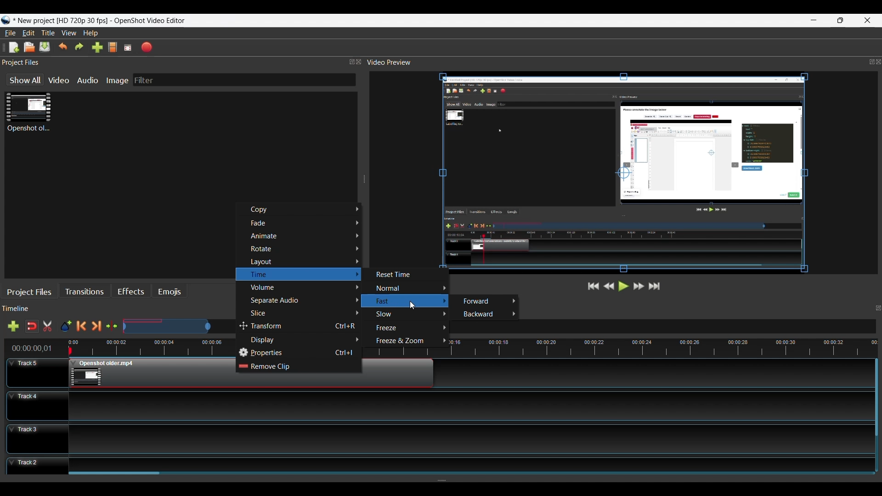  What do you see at coordinates (147, 47) in the screenshot?
I see `Export Video` at bounding box center [147, 47].